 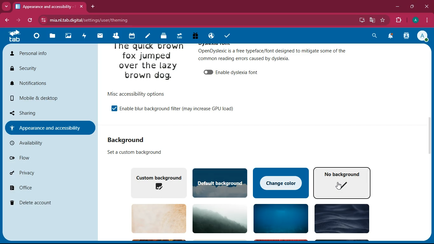 I want to click on notifications, so click(x=50, y=84).